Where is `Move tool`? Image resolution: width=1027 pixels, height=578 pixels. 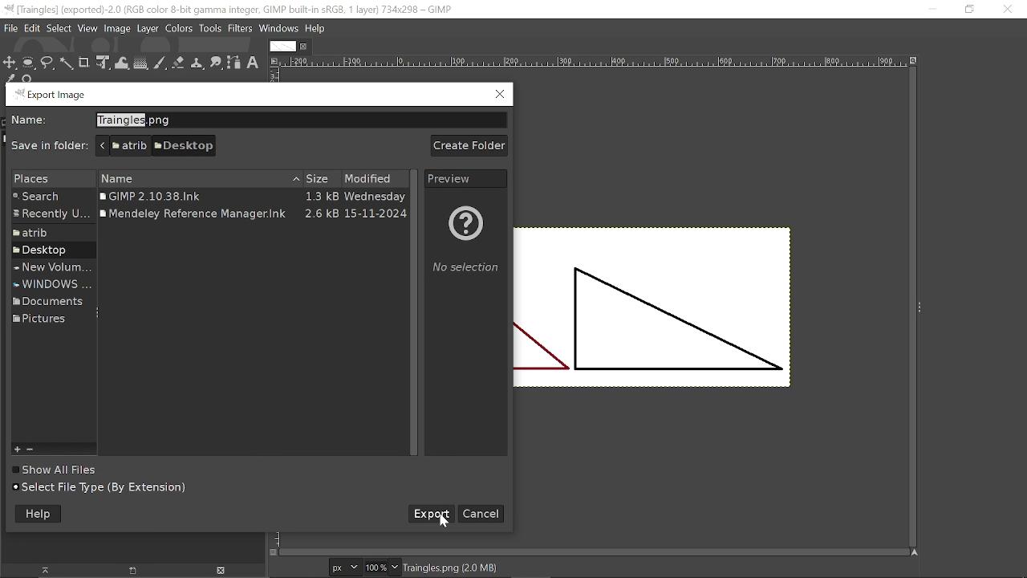 Move tool is located at coordinates (10, 64).